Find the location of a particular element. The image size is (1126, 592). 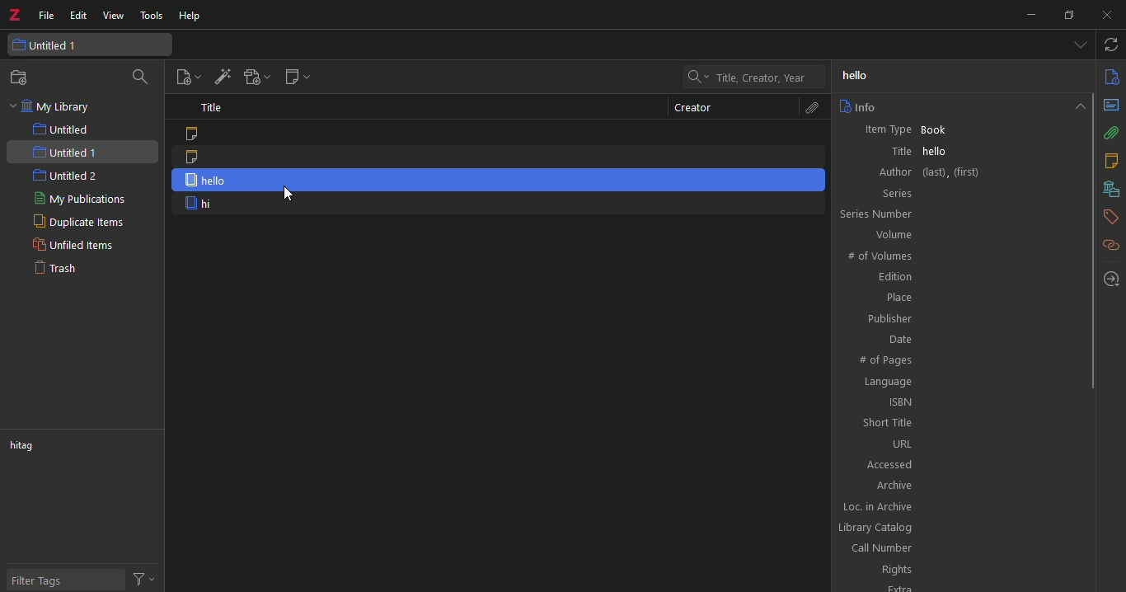

tag is located at coordinates (27, 447).